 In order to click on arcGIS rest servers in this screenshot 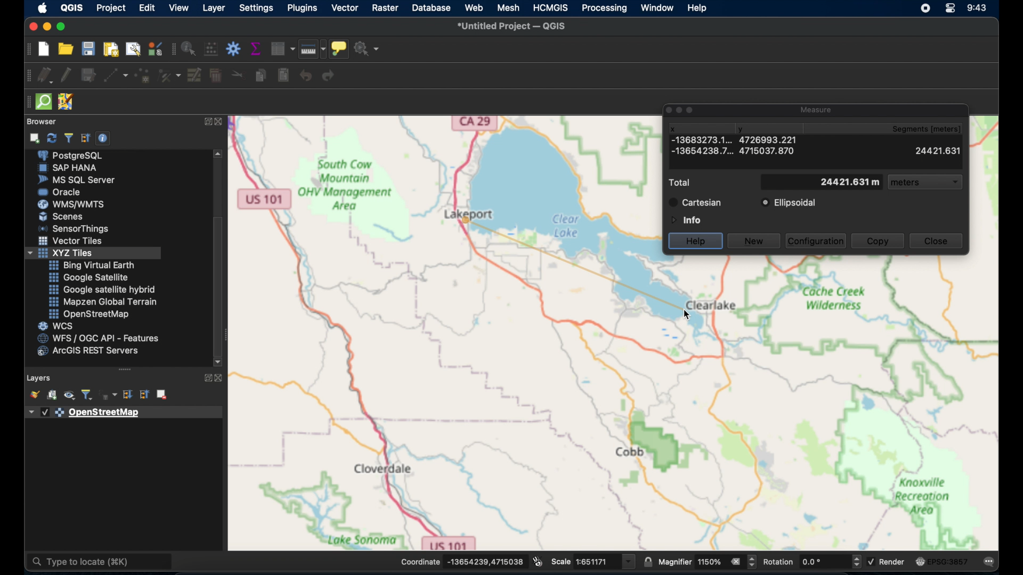, I will do `click(91, 352)`.